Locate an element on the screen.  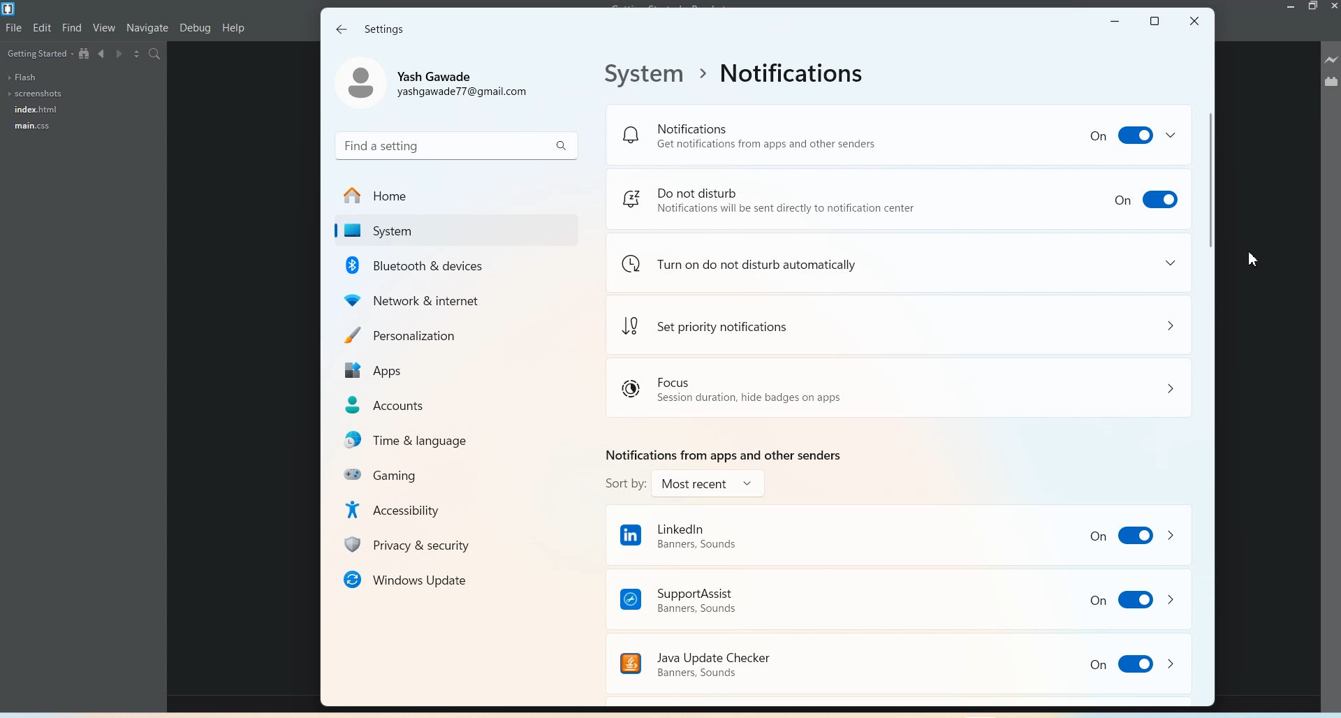
Debug is located at coordinates (196, 29).